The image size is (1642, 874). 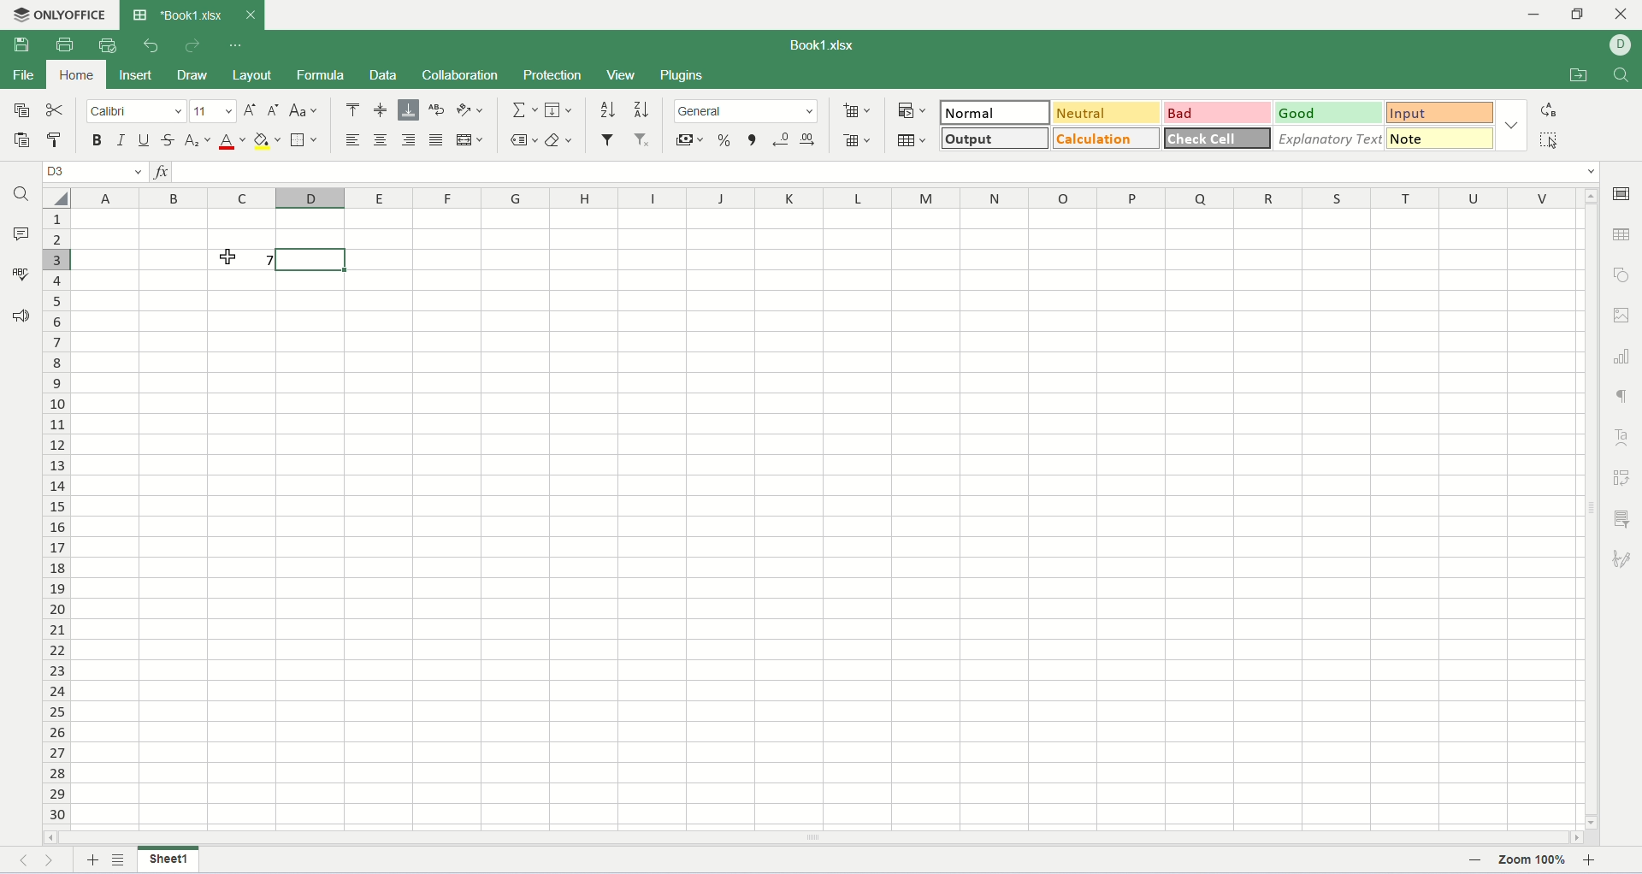 What do you see at coordinates (21, 195) in the screenshot?
I see `find` at bounding box center [21, 195].